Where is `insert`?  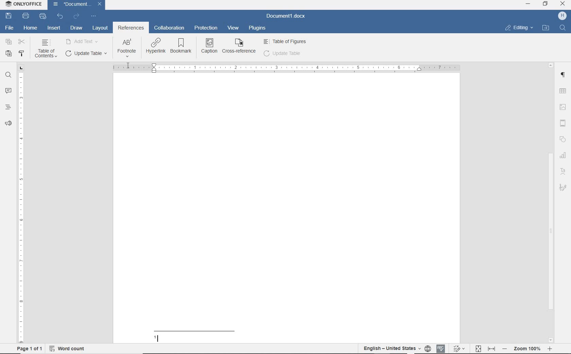
insert is located at coordinates (54, 28).